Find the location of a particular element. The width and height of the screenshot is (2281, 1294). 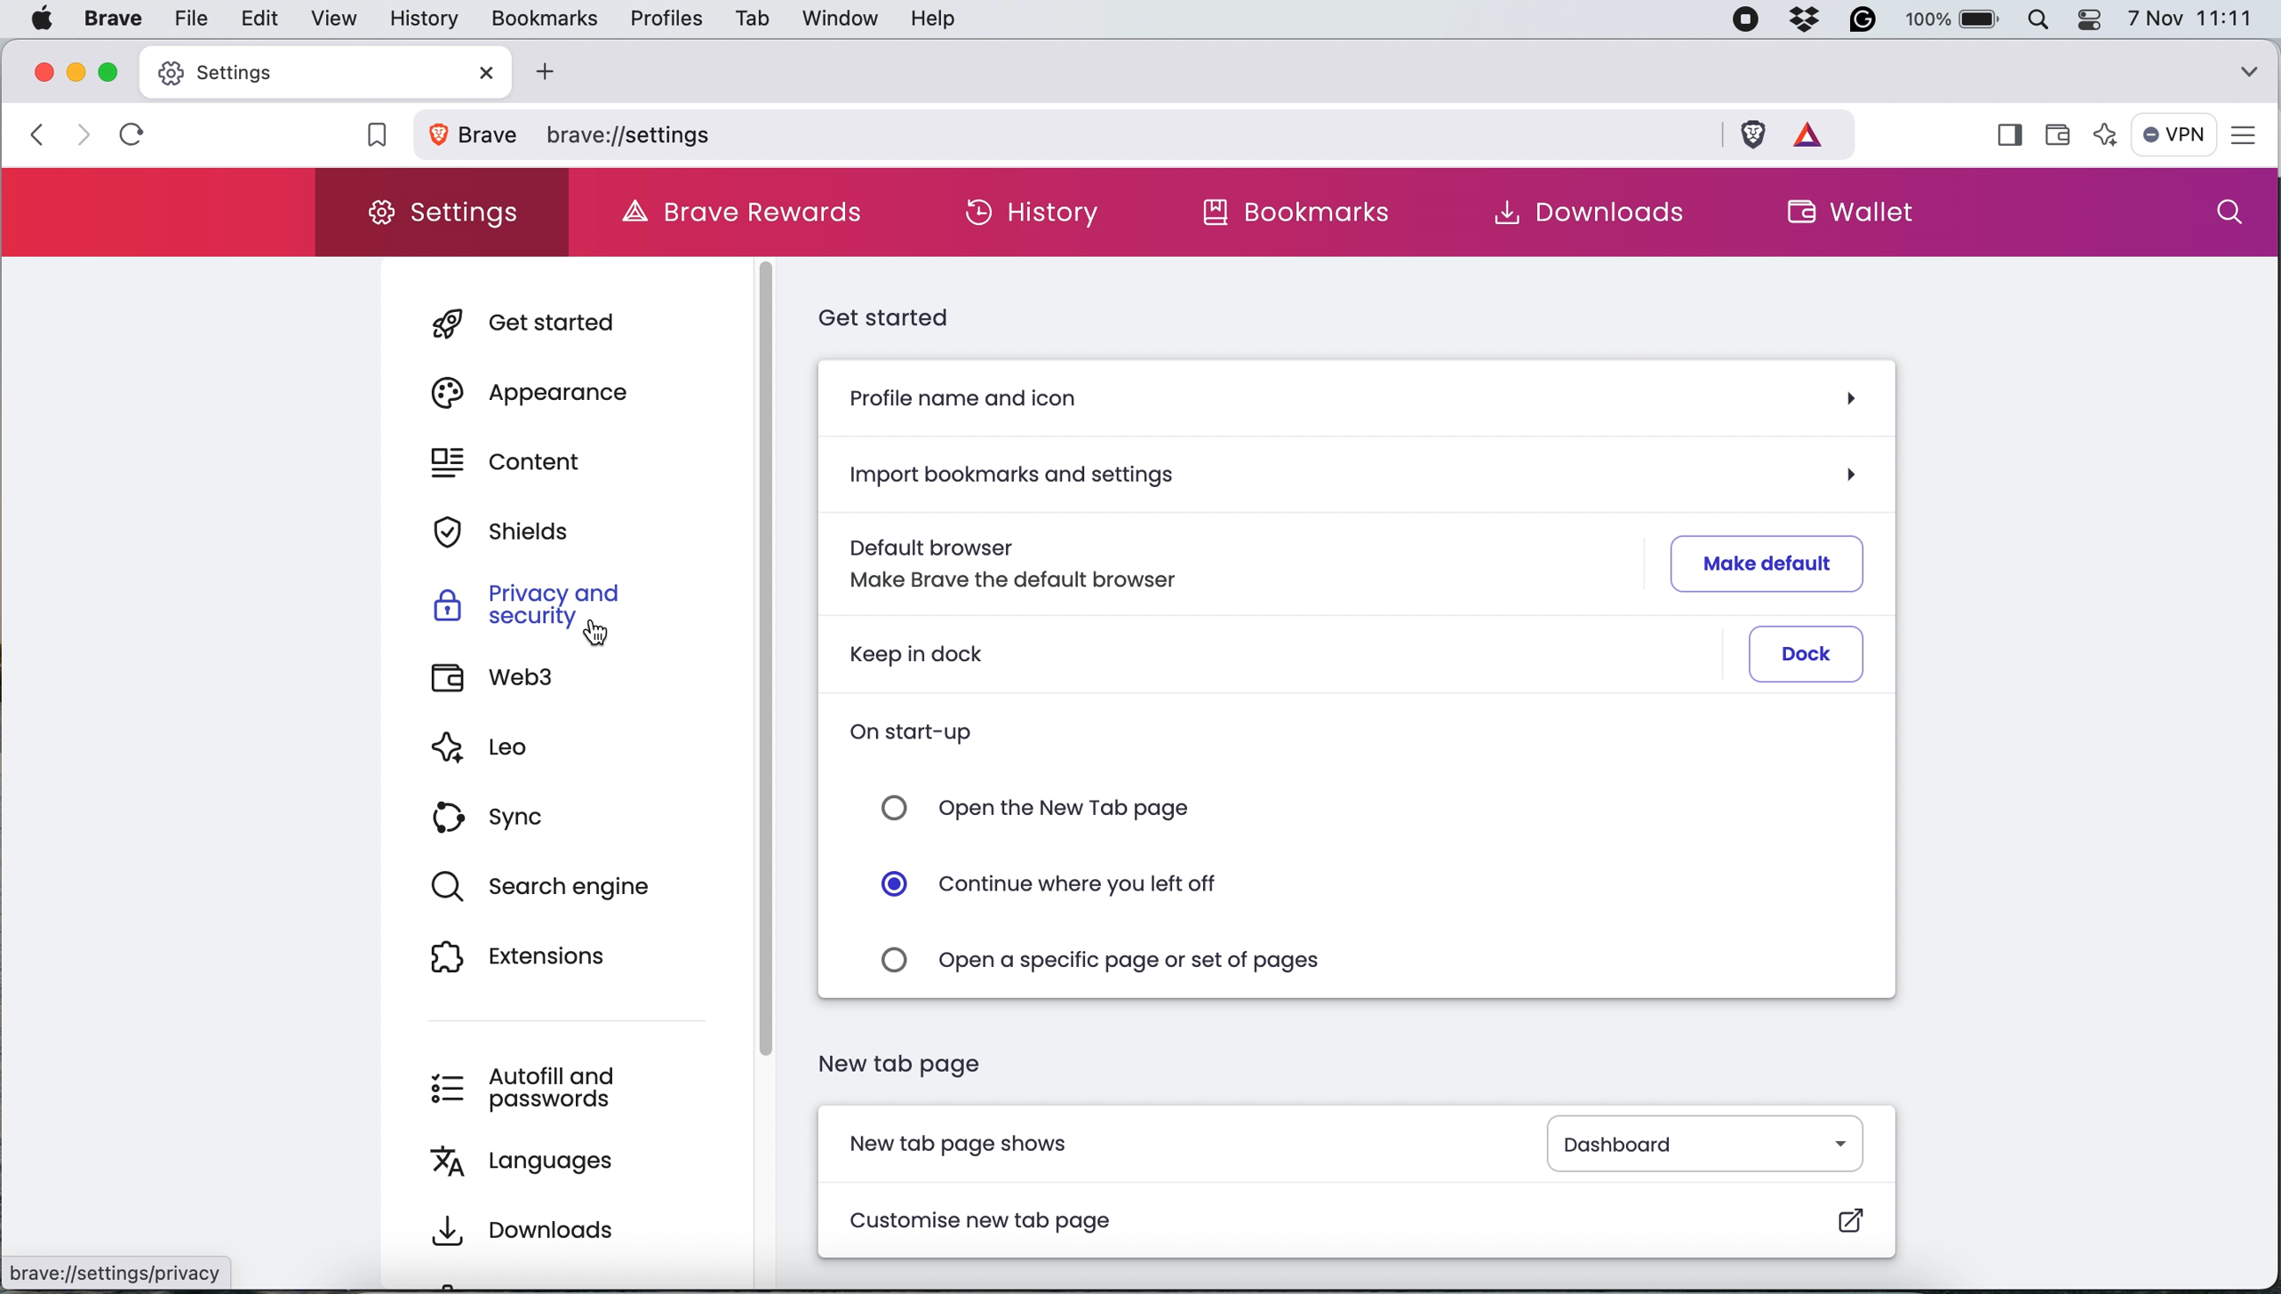

brave shields is located at coordinates (1753, 132).